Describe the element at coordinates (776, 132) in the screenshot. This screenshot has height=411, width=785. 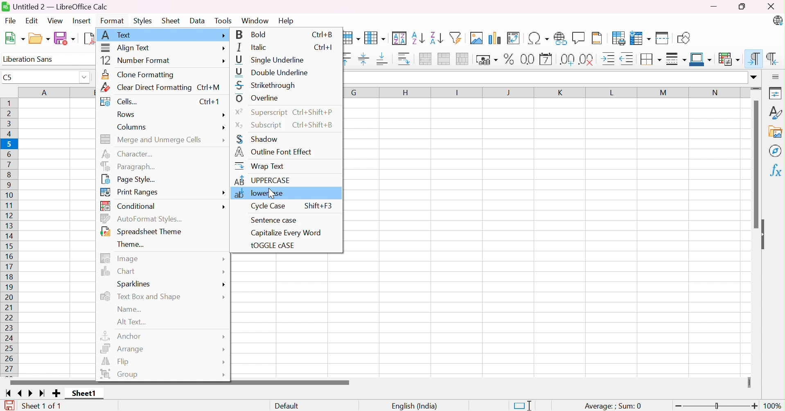
I see `Gallery` at that location.